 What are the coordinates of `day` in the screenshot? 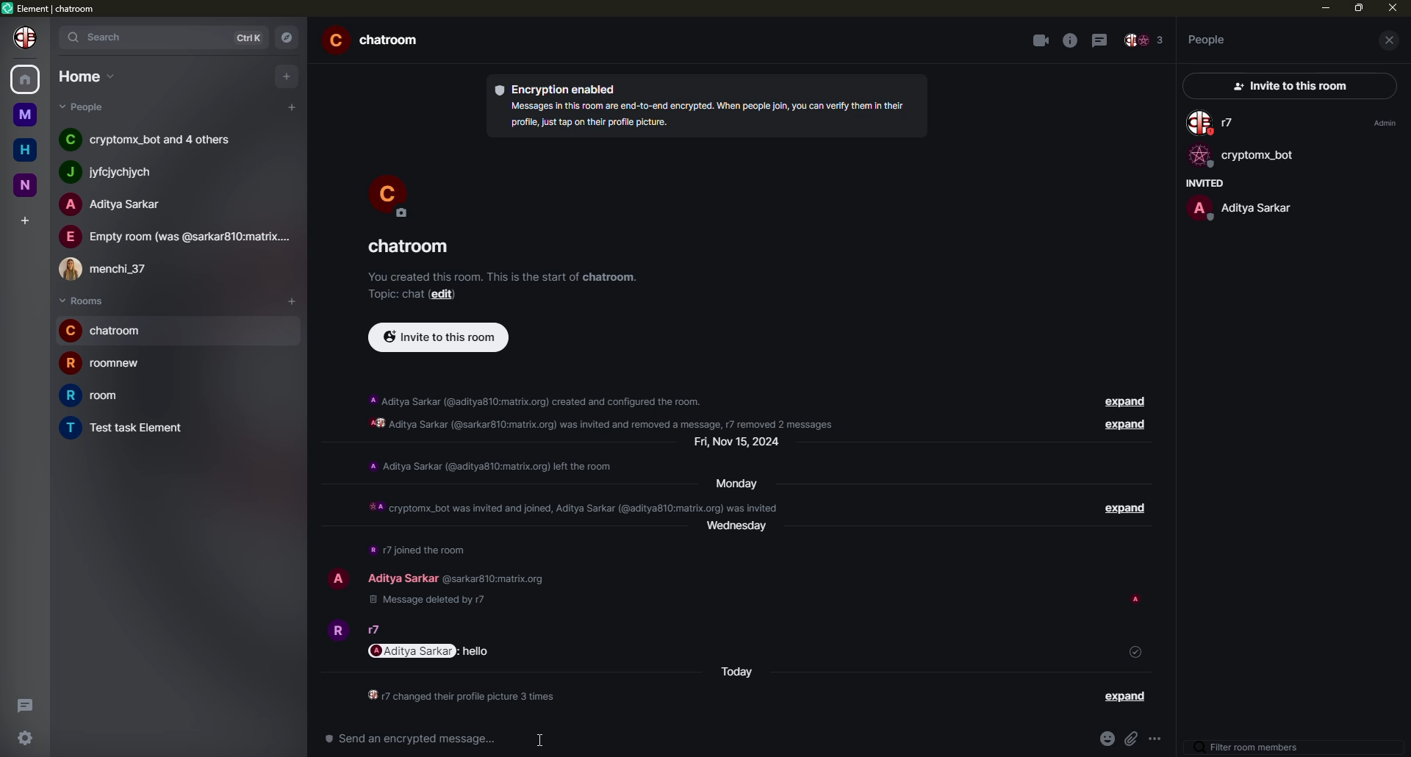 It's located at (742, 443).